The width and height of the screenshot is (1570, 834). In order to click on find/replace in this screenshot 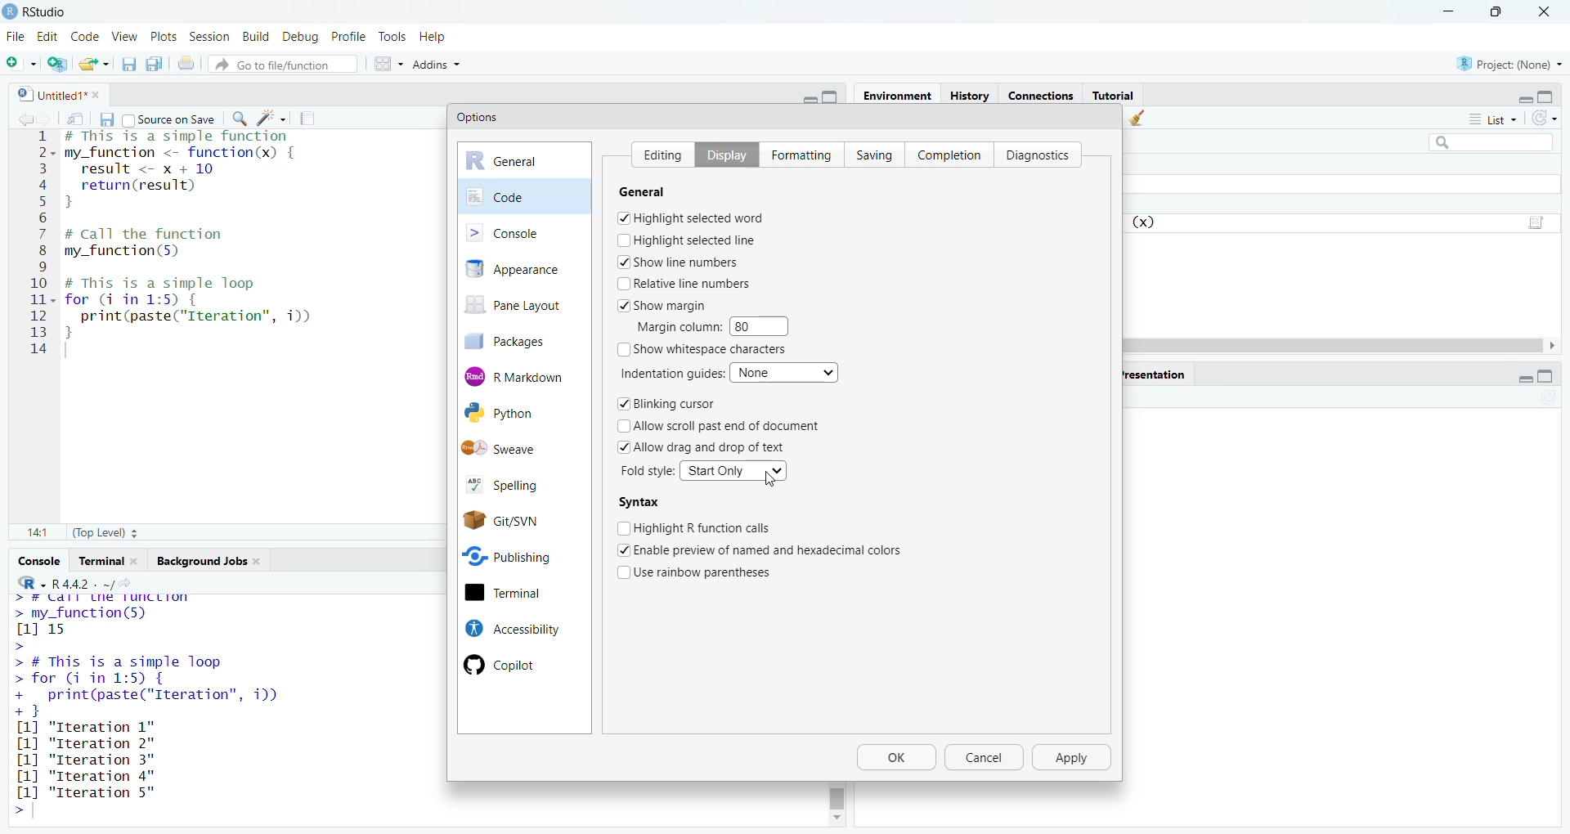, I will do `click(237, 119)`.